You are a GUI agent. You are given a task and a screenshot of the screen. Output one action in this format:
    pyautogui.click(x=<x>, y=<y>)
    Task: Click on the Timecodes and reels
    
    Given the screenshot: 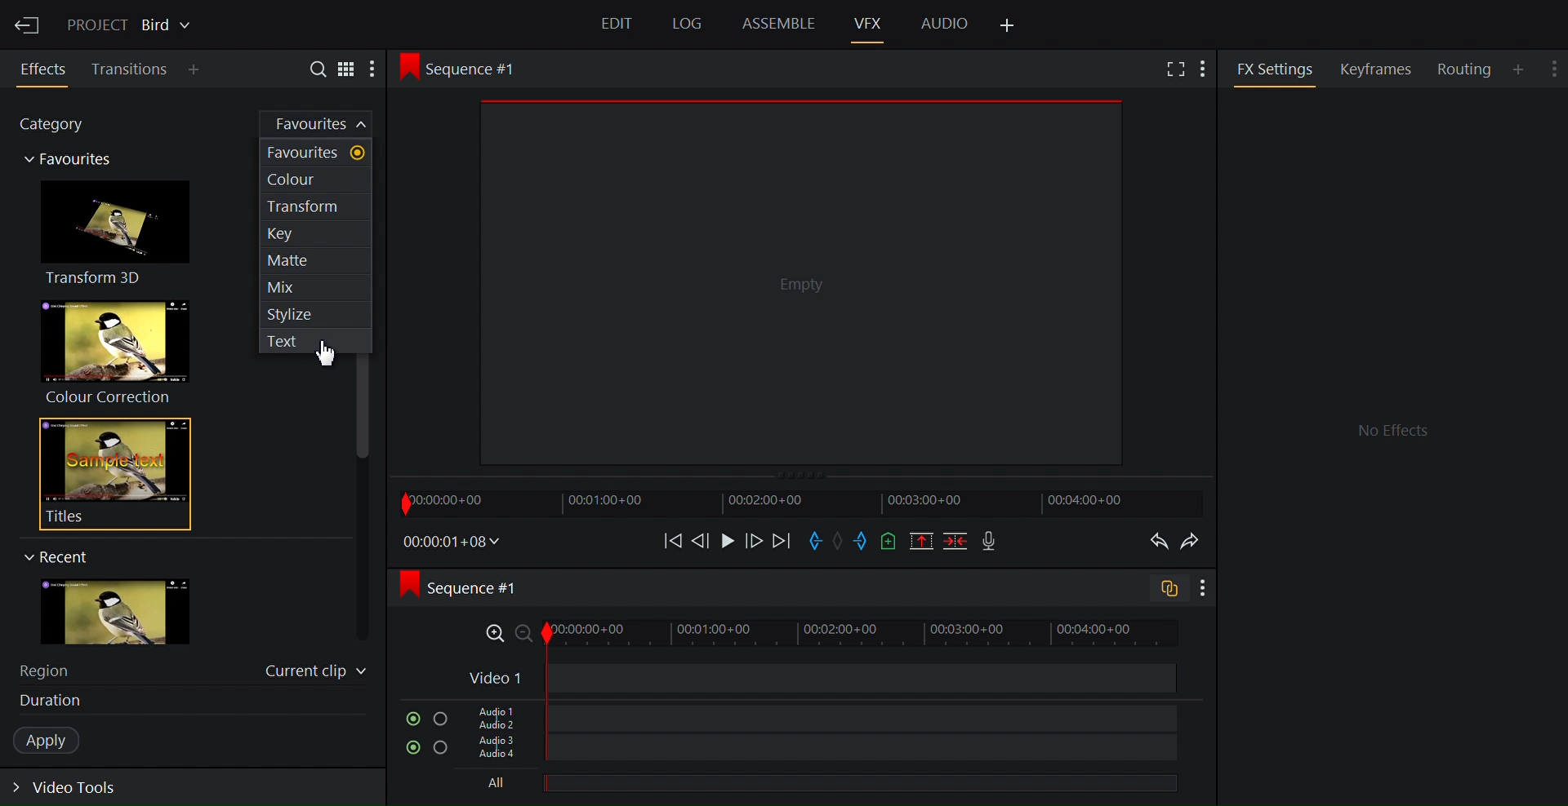 What is the action you would take?
    pyautogui.click(x=452, y=542)
    